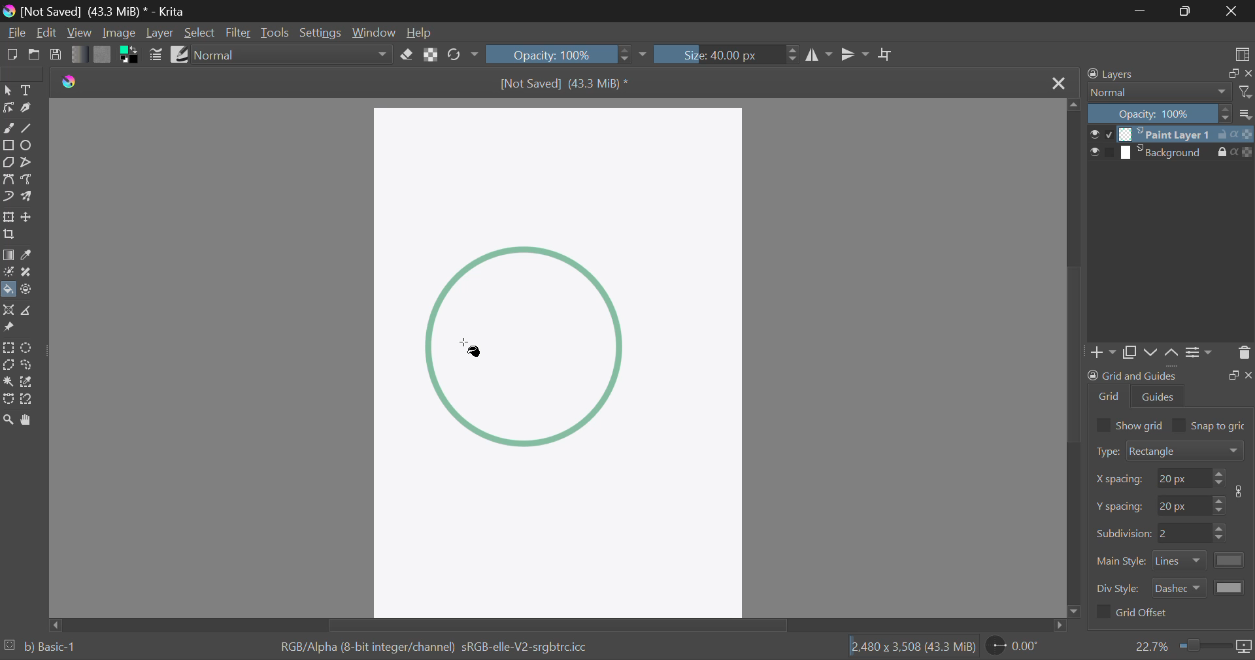  What do you see at coordinates (8, 310) in the screenshot?
I see `Assistant Tool` at bounding box center [8, 310].